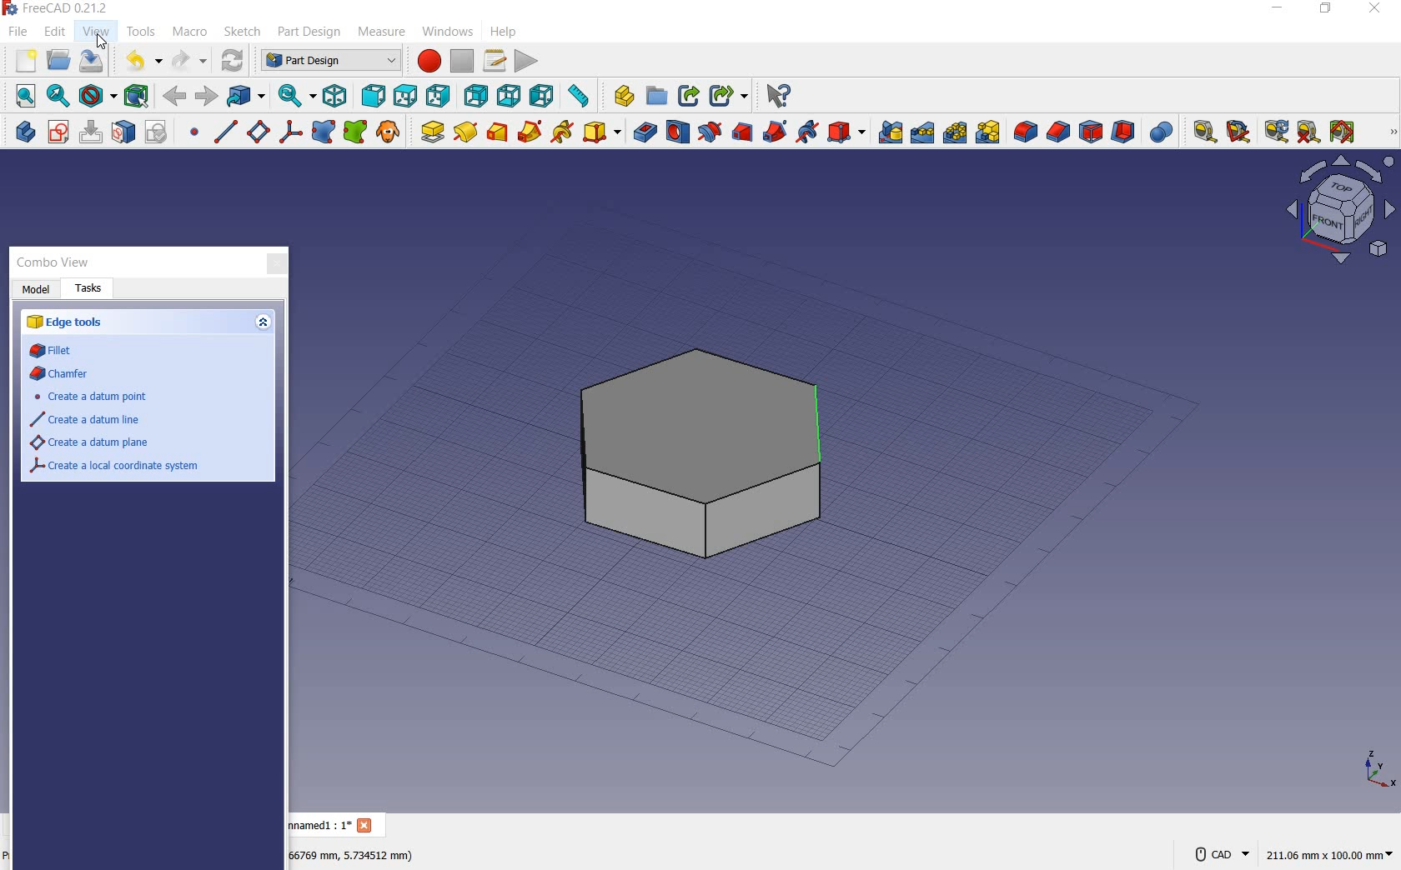  What do you see at coordinates (367, 827) in the screenshot?
I see `Close` at bounding box center [367, 827].